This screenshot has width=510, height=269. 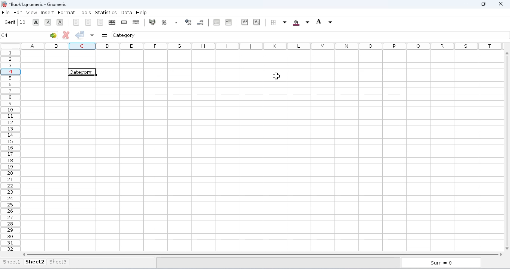 I want to click on close, so click(x=502, y=4).